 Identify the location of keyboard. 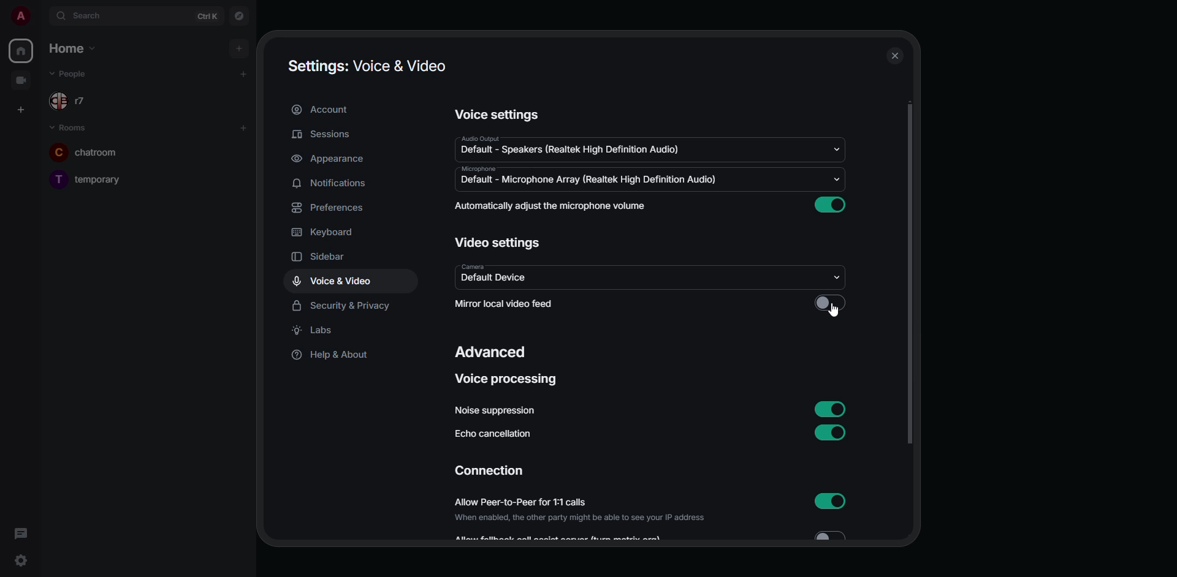
(327, 232).